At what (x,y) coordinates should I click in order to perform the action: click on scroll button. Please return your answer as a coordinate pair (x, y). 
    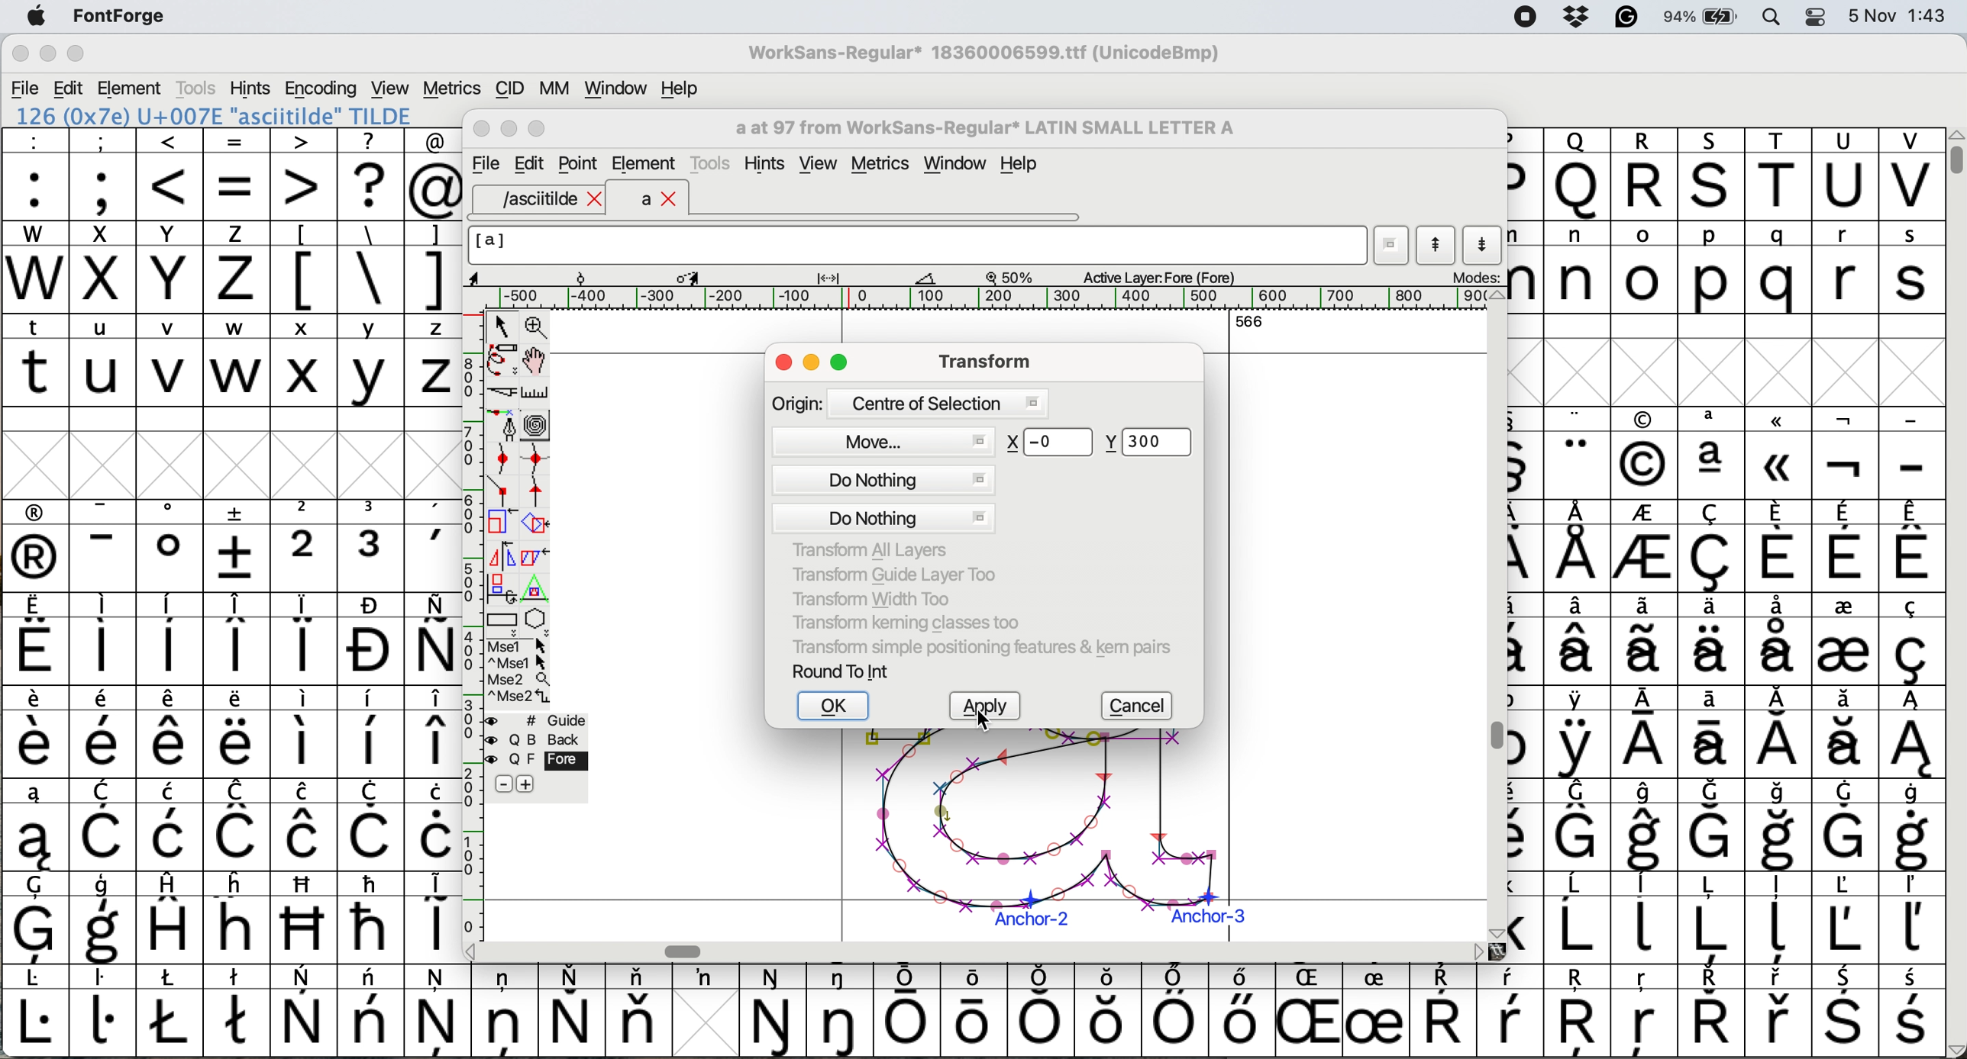
    Looking at the image, I should click on (1497, 296).